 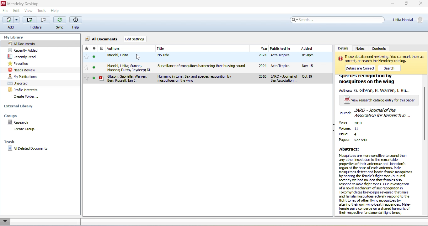 I want to click on mandal,udita, suman,maanas,dutta,joydeep, so click(x=122, y=67).